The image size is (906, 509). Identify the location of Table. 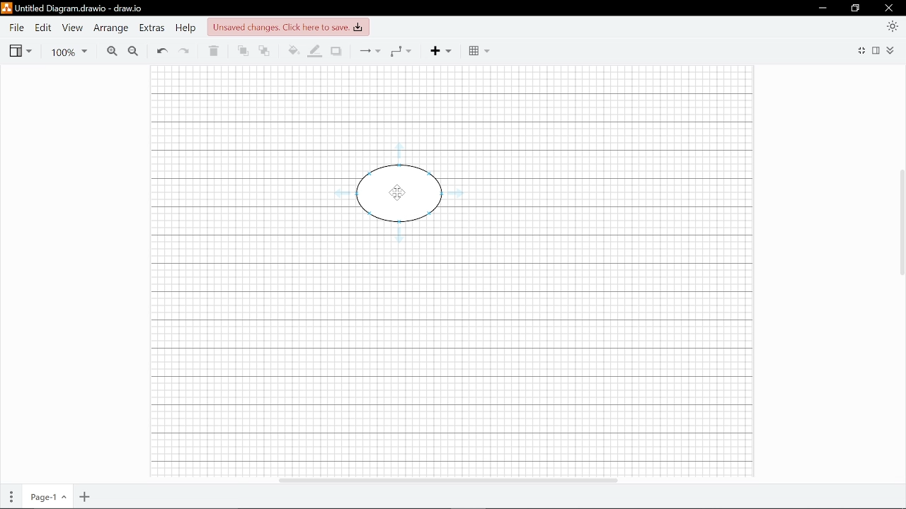
(480, 52).